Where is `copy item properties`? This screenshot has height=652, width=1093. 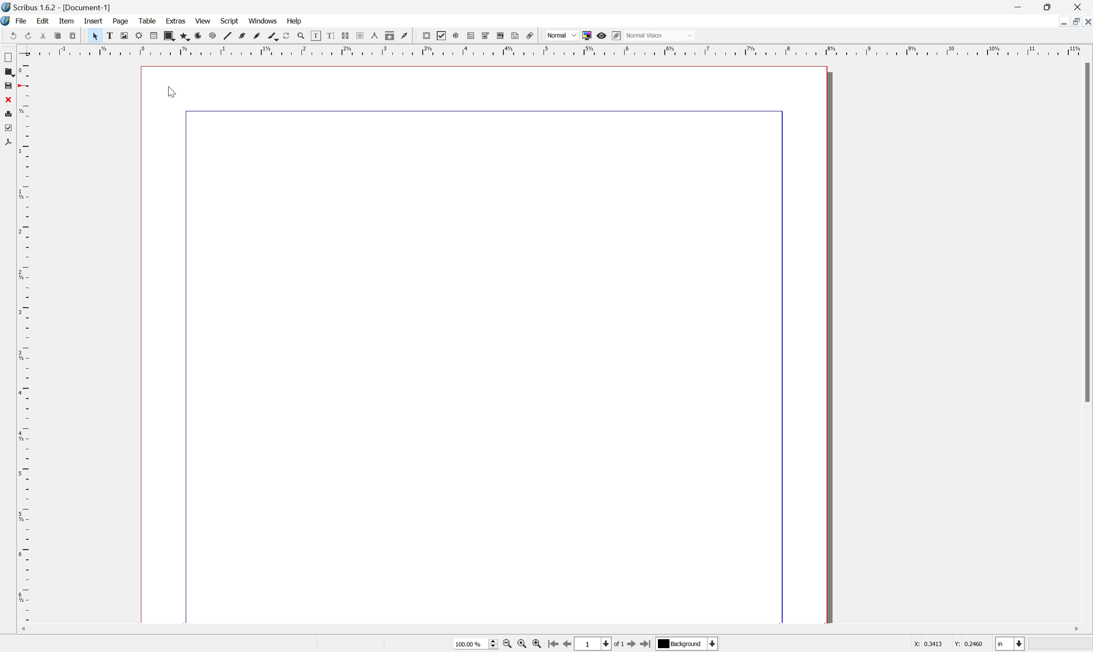
copy item properties is located at coordinates (501, 36).